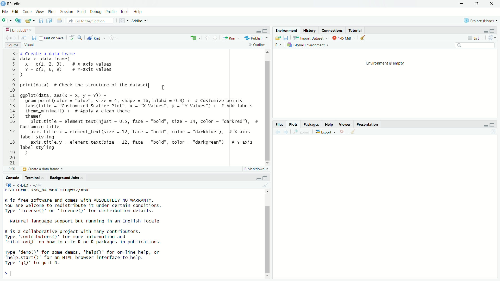 The width and height of the screenshot is (500, 281). What do you see at coordinates (462, 4) in the screenshot?
I see `minimize` at bounding box center [462, 4].